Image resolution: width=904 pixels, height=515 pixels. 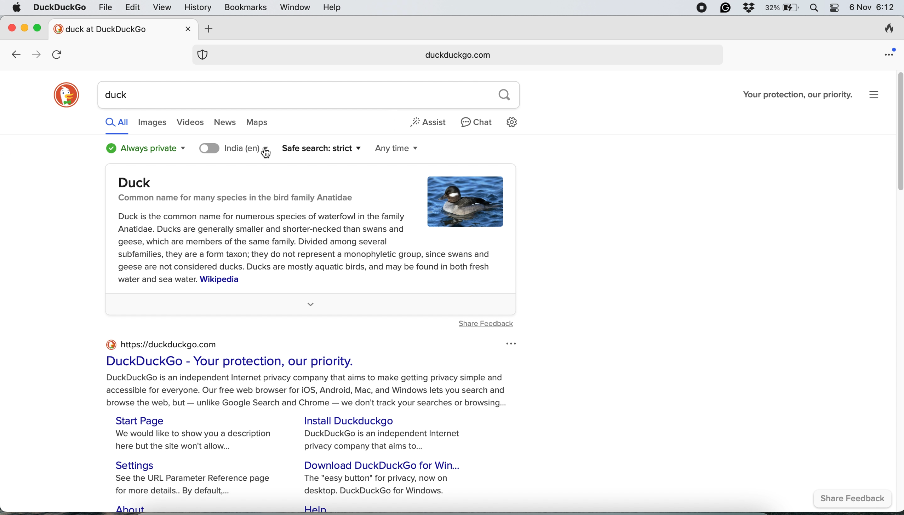 What do you see at coordinates (164, 8) in the screenshot?
I see `view` at bounding box center [164, 8].